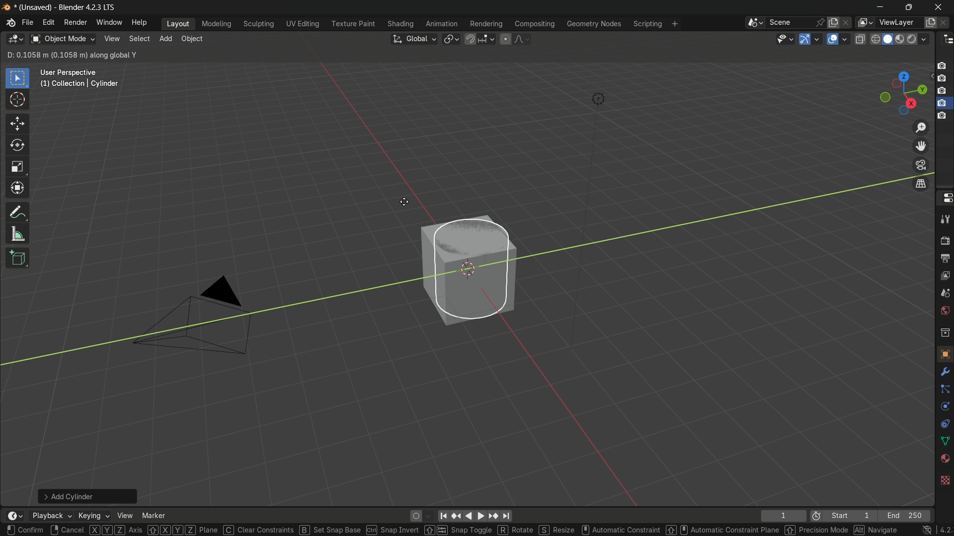 The height and width of the screenshot is (536, 954). Describe the element at coordinates (875, 530) in the screenshot. I see `navigation` at that location.